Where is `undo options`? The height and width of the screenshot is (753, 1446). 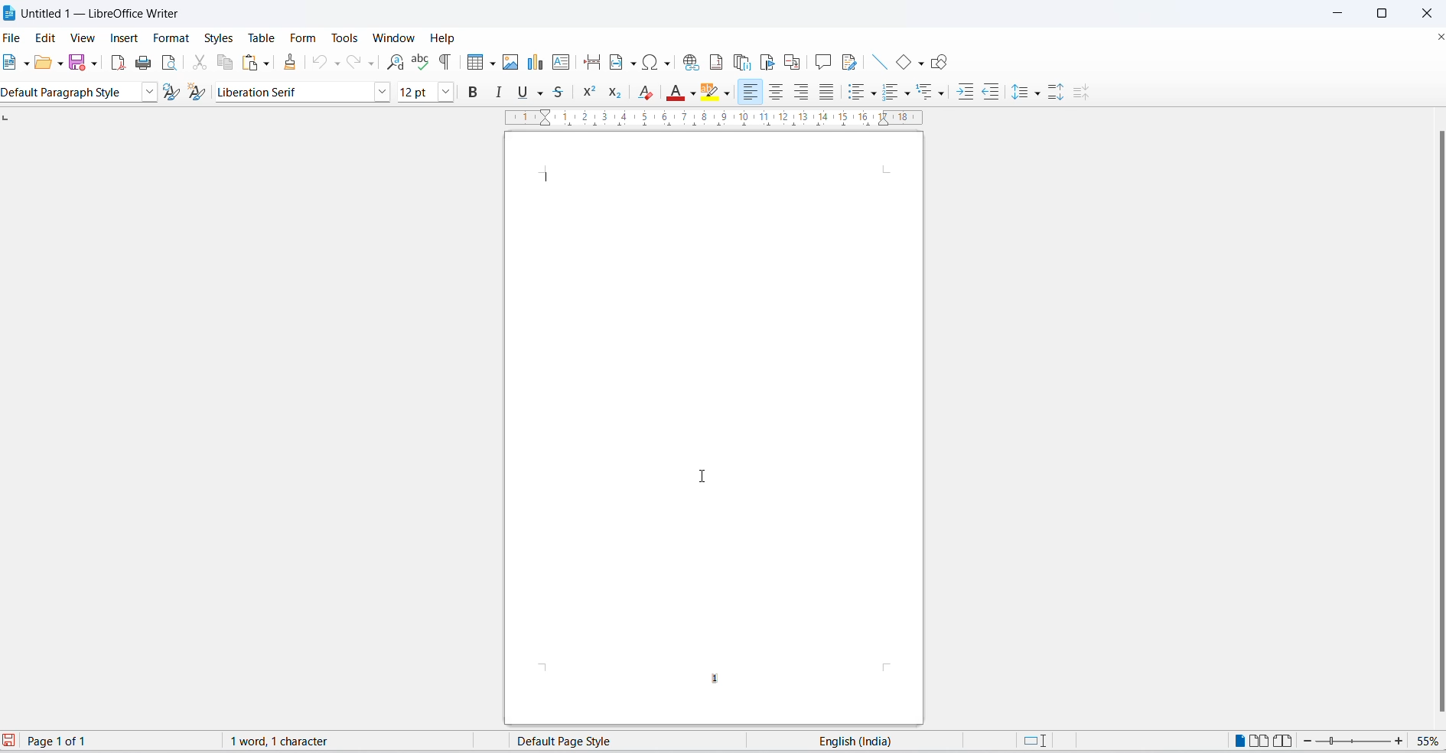
undo options is located at coordinates (337, 64).